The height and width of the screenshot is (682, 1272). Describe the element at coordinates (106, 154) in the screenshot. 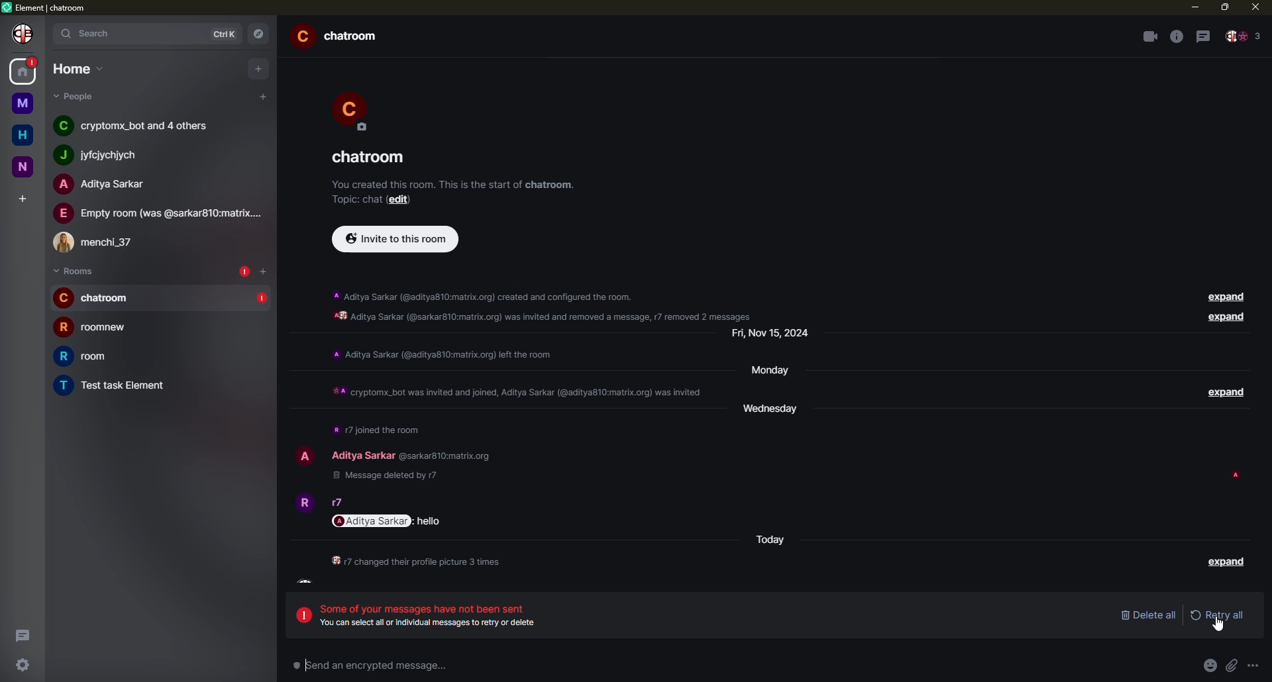

I see `people` at that location.